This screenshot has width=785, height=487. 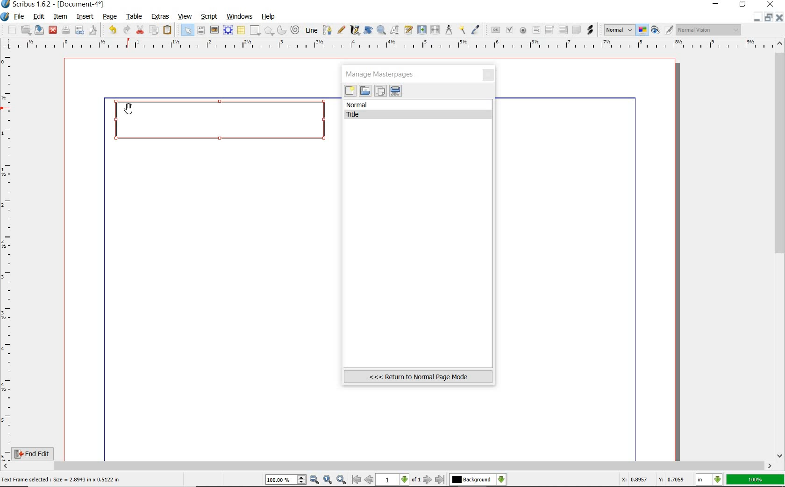 I want to click on save as pdf, so click(x=92, y=30).